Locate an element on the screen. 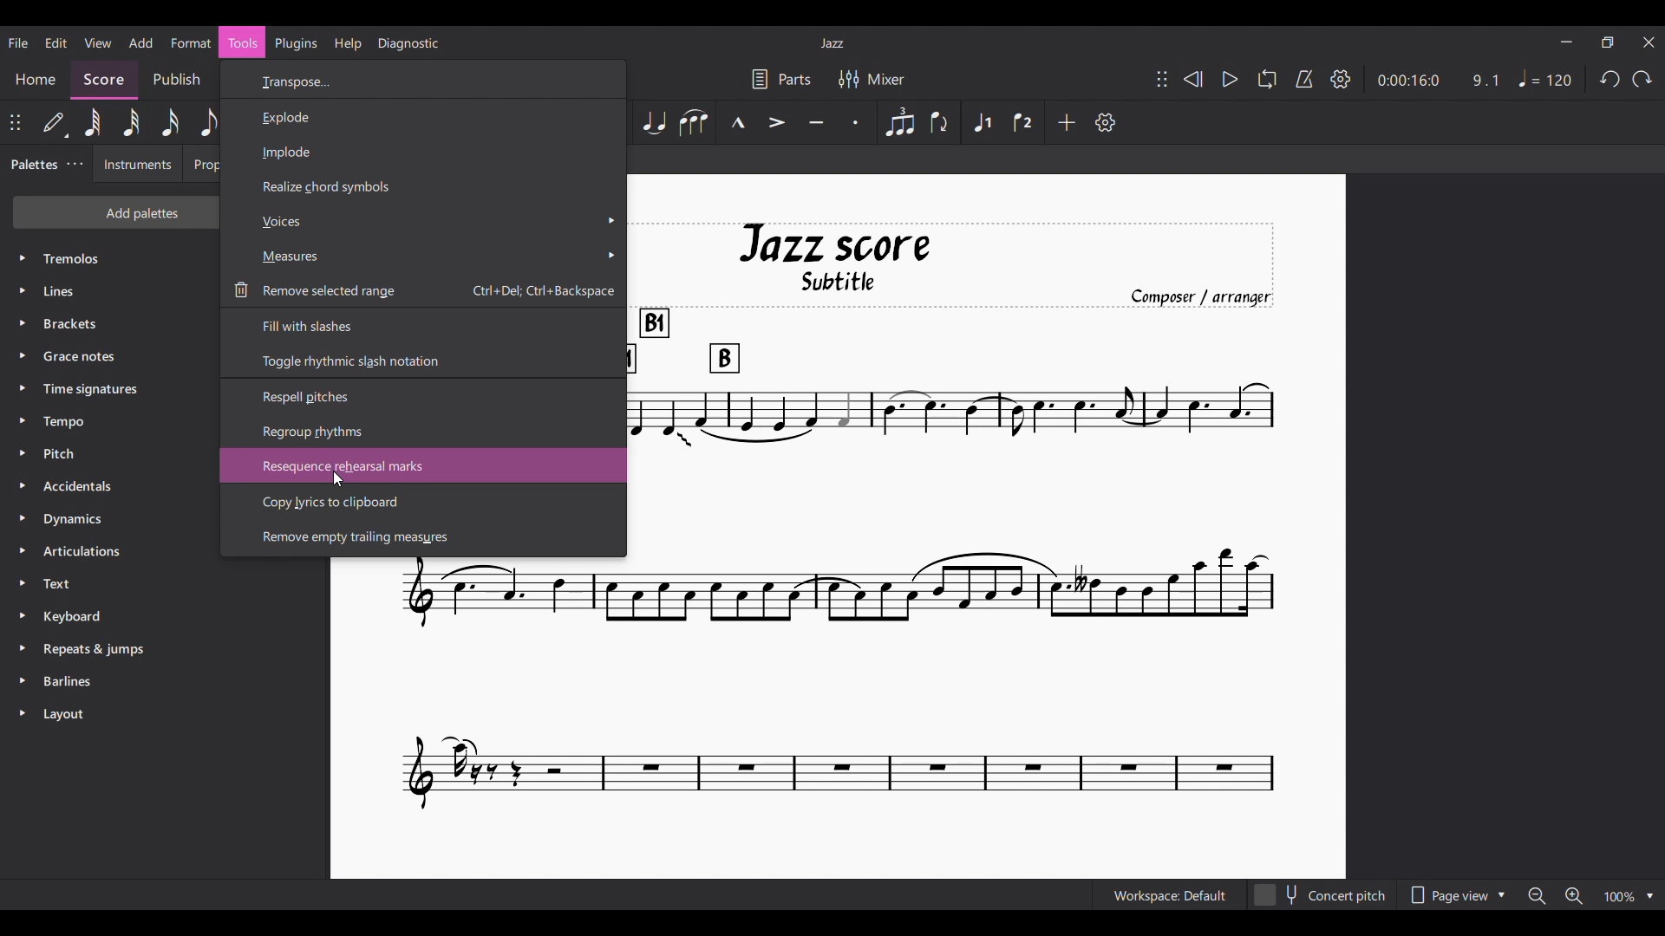 The height and width of the screenshot is (936, 1665). Change position is located at coordinates (1162, 79).